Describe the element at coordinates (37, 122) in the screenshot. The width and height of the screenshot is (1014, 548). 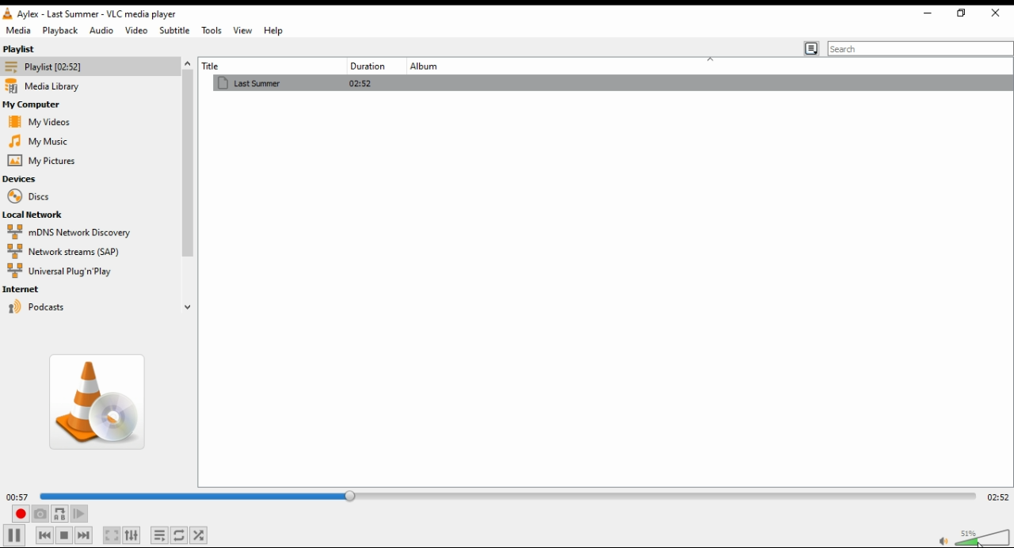
I see `my videos` at that location.